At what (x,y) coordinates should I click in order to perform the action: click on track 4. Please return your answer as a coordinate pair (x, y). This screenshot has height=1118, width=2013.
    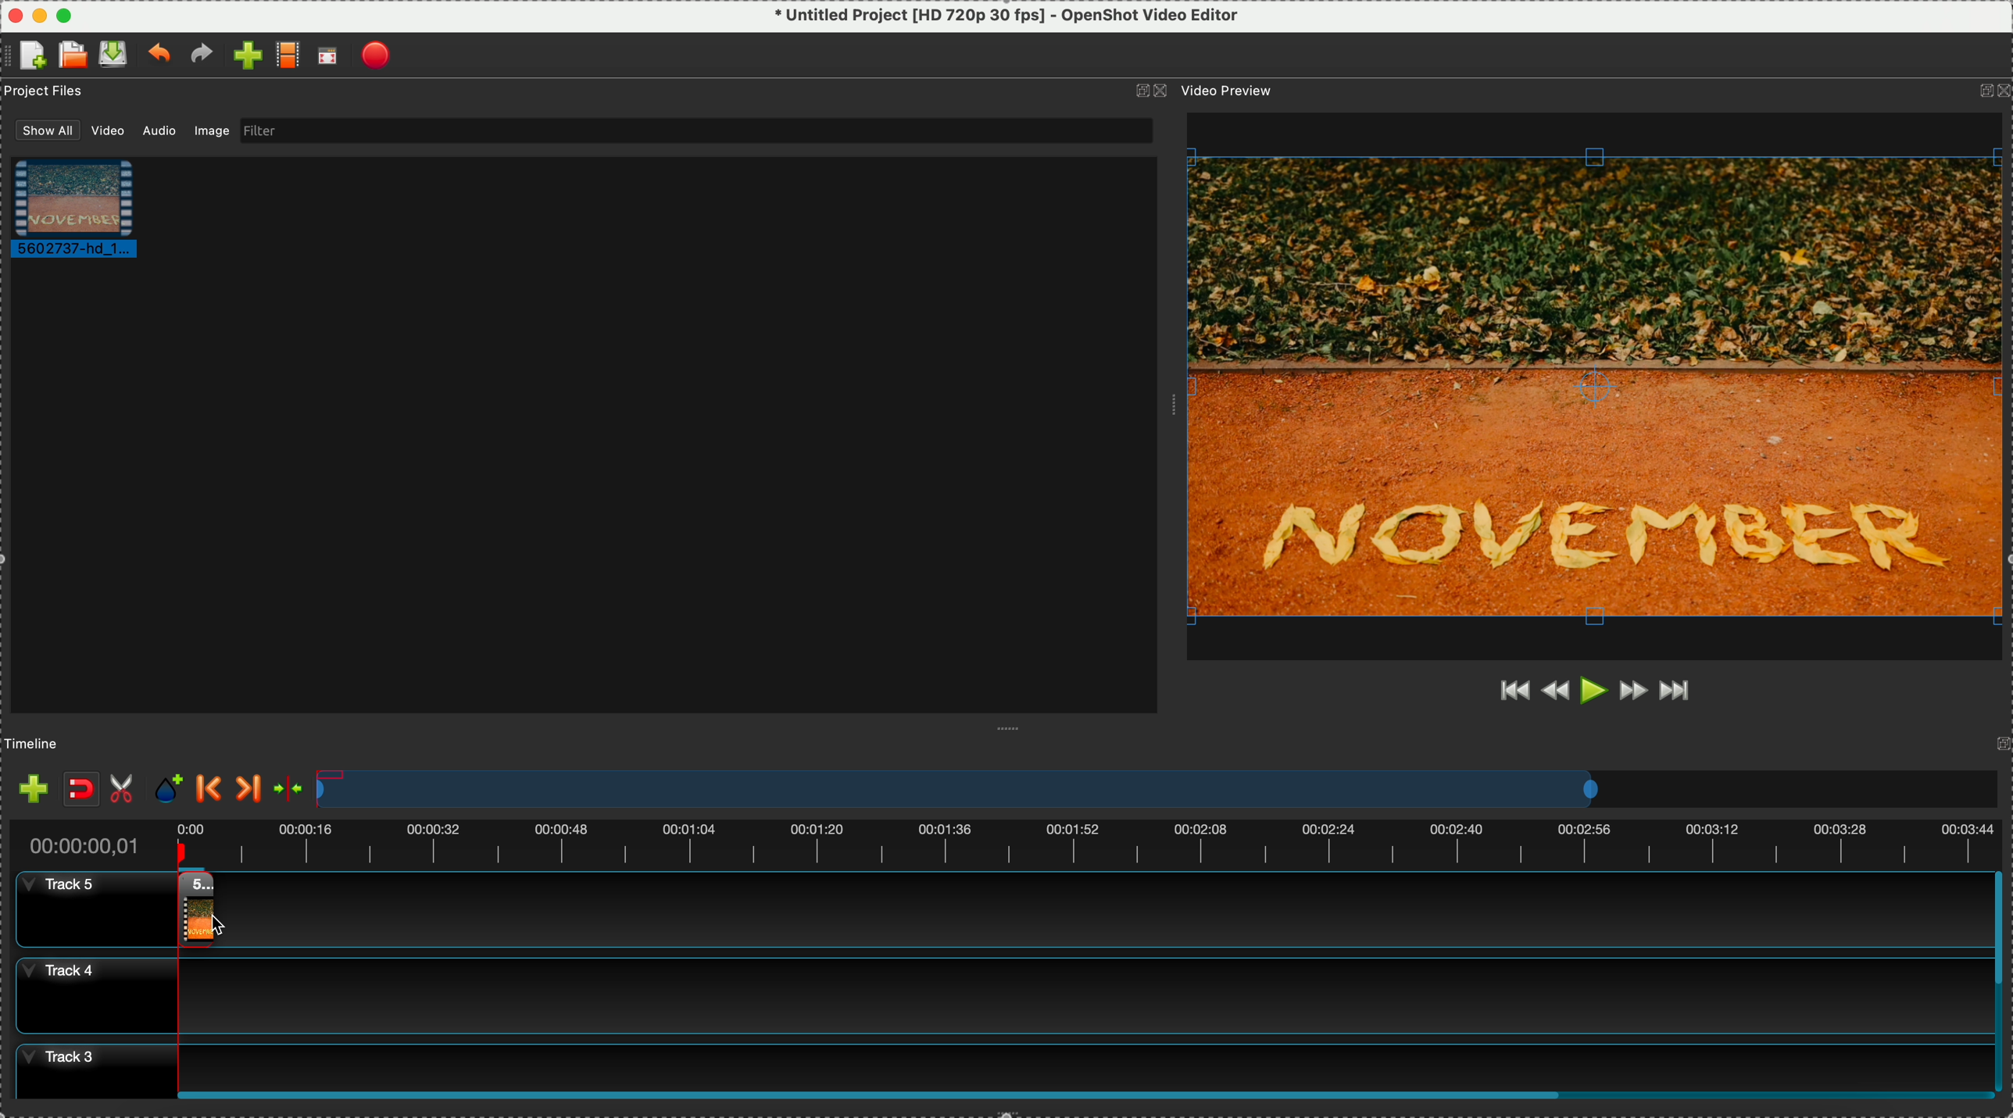
    Looking at the image, I should click on (994, 996).